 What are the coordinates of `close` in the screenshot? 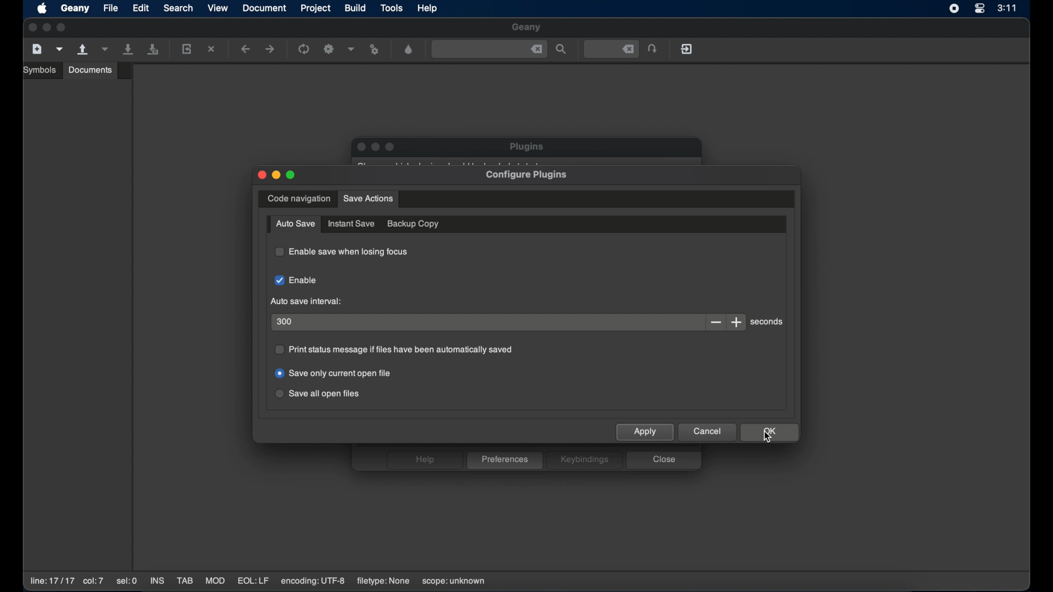 It's located at (261, 175).